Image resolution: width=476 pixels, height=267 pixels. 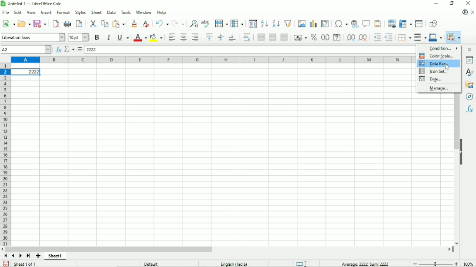 I want to click on Update available, so click(x=464, y=13).